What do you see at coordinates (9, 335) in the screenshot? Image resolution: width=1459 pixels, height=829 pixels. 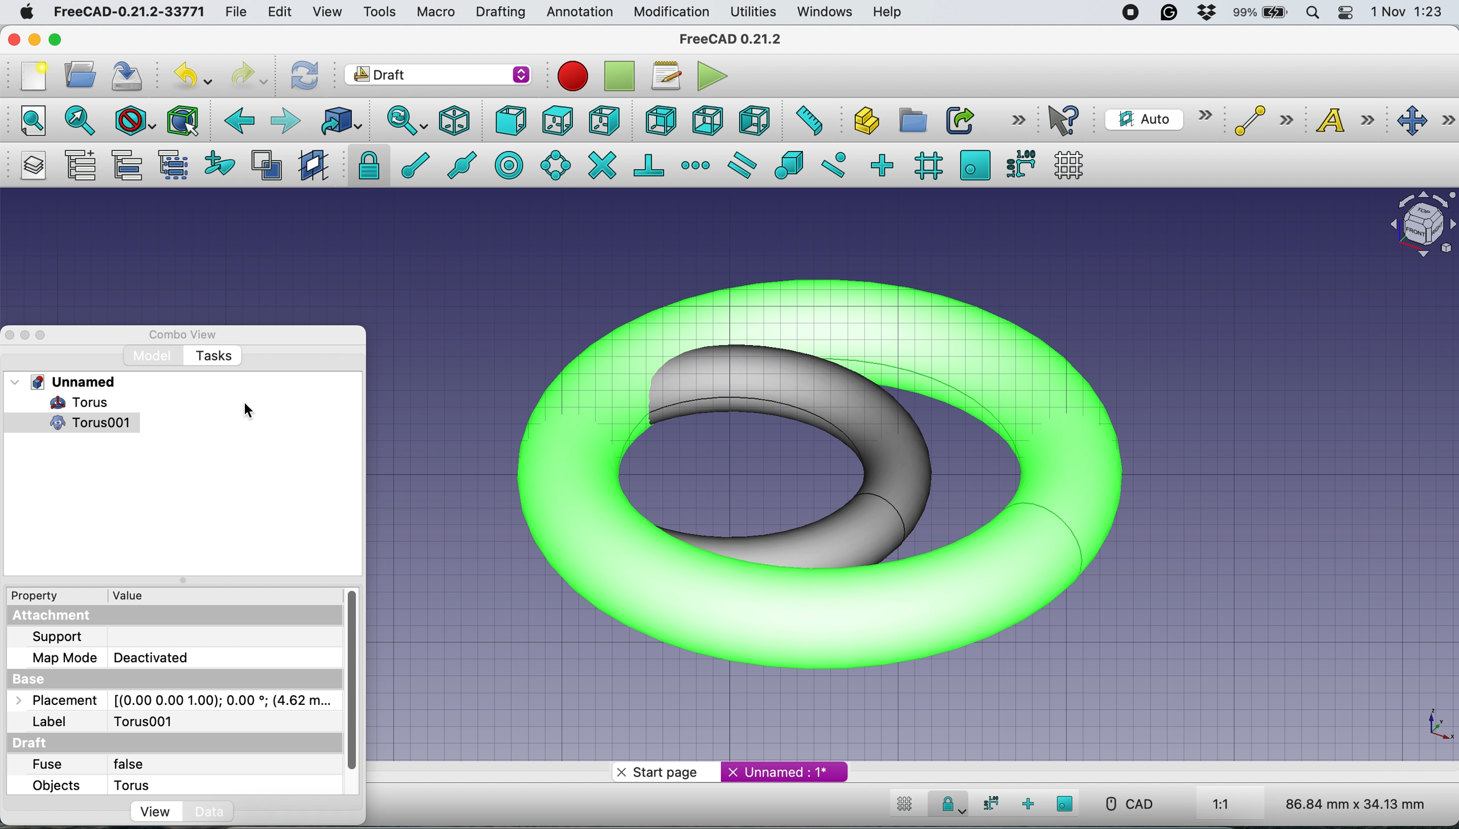 I see `close dock view` at bounding box center [9, 335].